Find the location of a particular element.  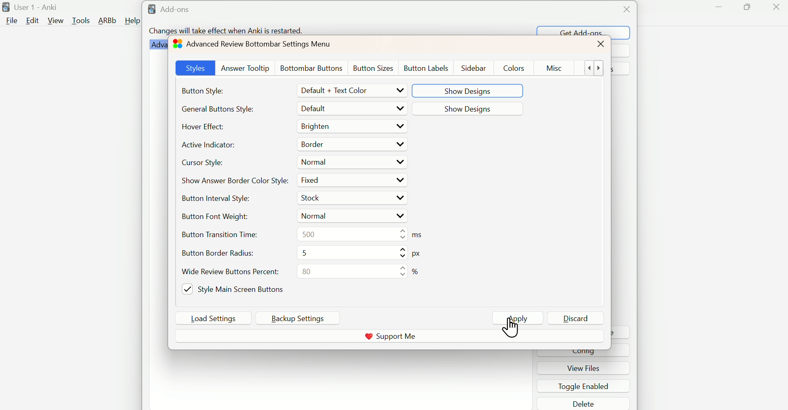

Sidebar is located at coordinates (471, 69).